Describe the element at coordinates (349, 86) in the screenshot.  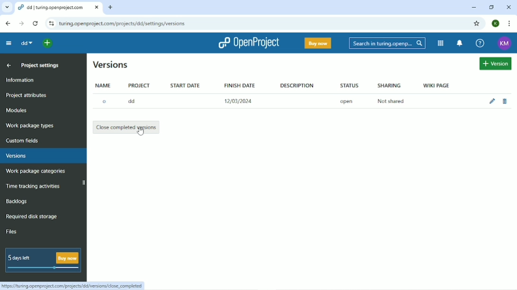
I see `Status` at that location.